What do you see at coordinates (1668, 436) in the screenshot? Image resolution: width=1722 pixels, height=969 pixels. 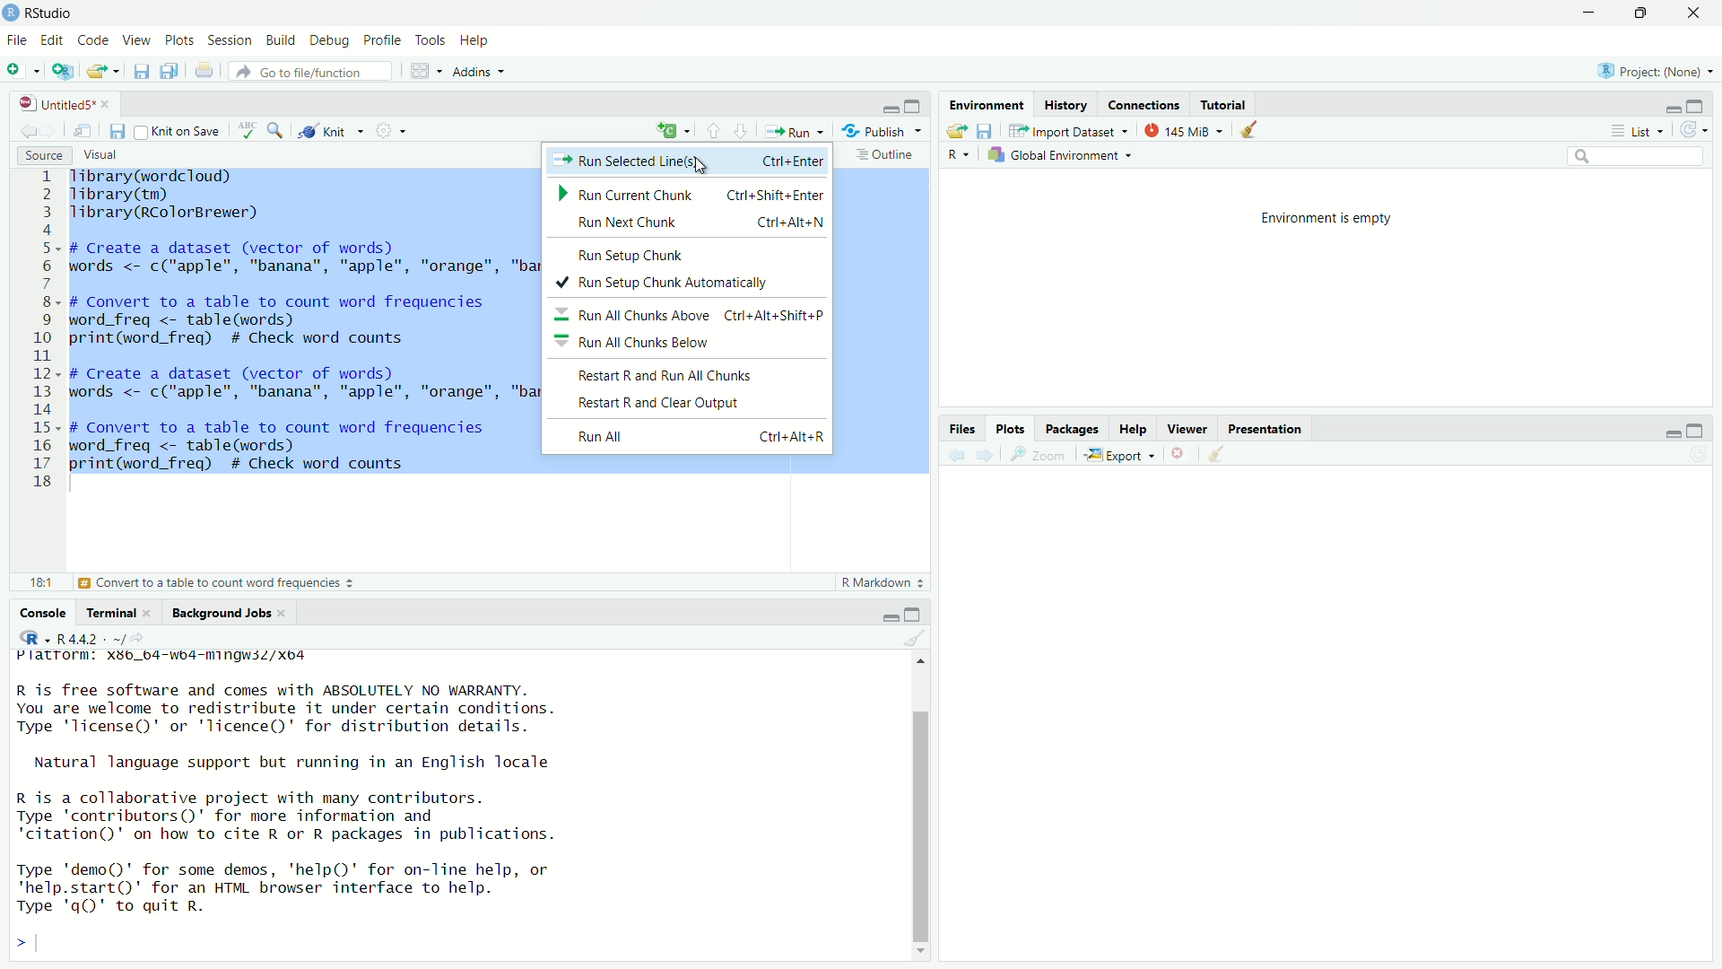 I see `Minimize` at bounding box center [1668, 436].